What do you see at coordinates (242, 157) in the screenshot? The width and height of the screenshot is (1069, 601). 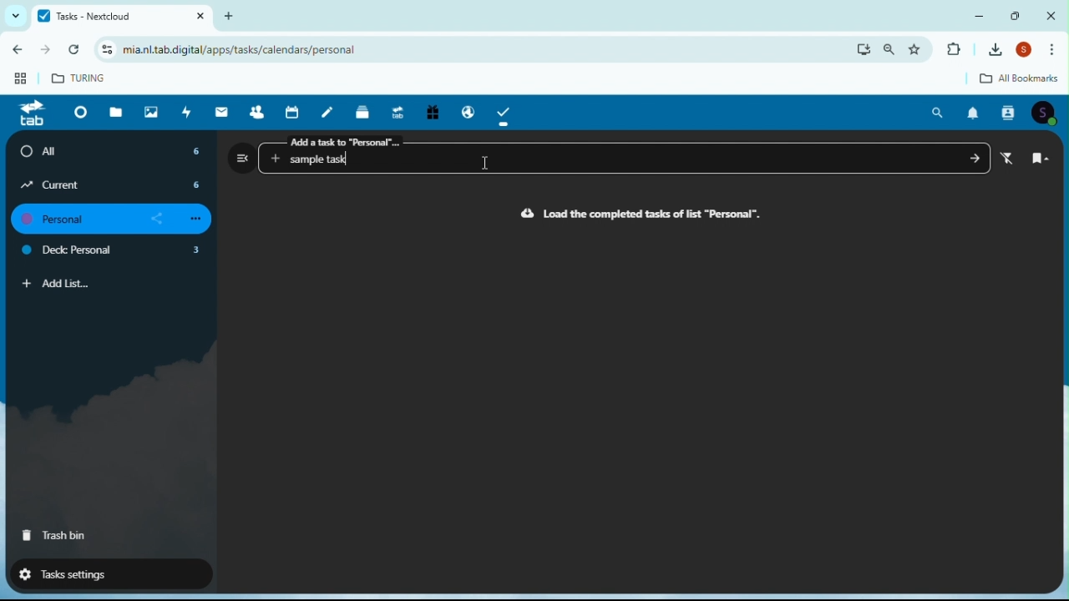 I see `Close navigation` at bounding box center [242, 157].